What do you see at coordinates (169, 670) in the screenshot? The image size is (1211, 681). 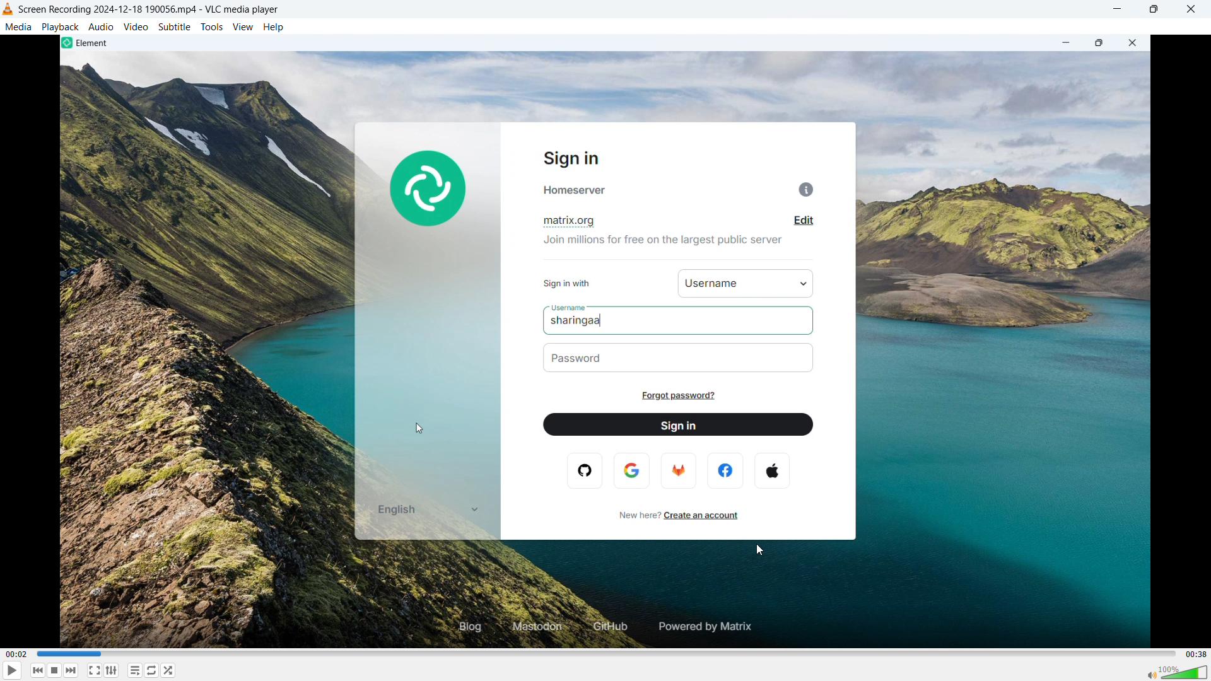 I see `random ` at bounding box center [169, 670].